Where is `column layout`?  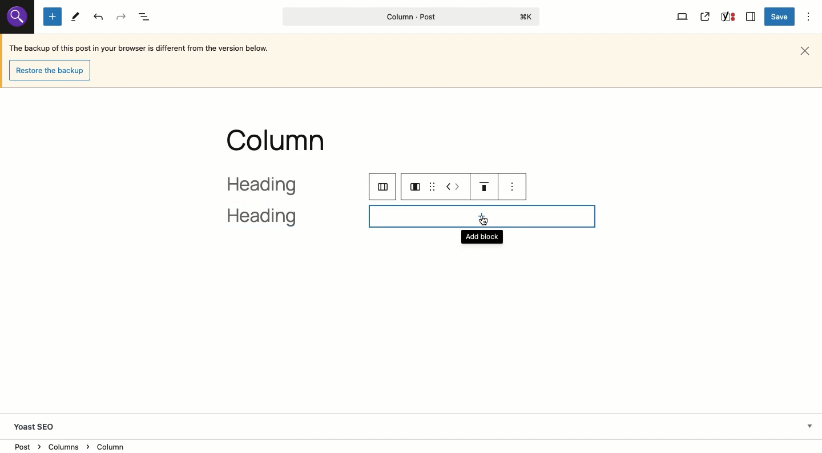 column layout is located at coordinates (414, 189).